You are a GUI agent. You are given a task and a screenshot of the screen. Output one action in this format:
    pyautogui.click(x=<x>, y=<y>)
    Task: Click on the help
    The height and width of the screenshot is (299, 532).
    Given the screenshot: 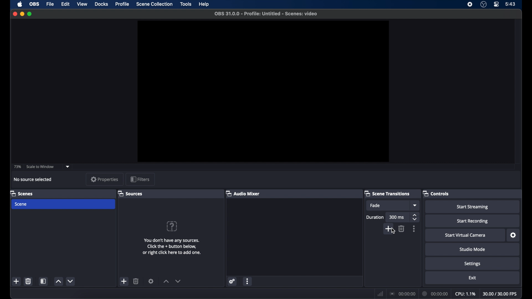 What is the action you would take?
    pyautogui.click(x=204, y=4)
    